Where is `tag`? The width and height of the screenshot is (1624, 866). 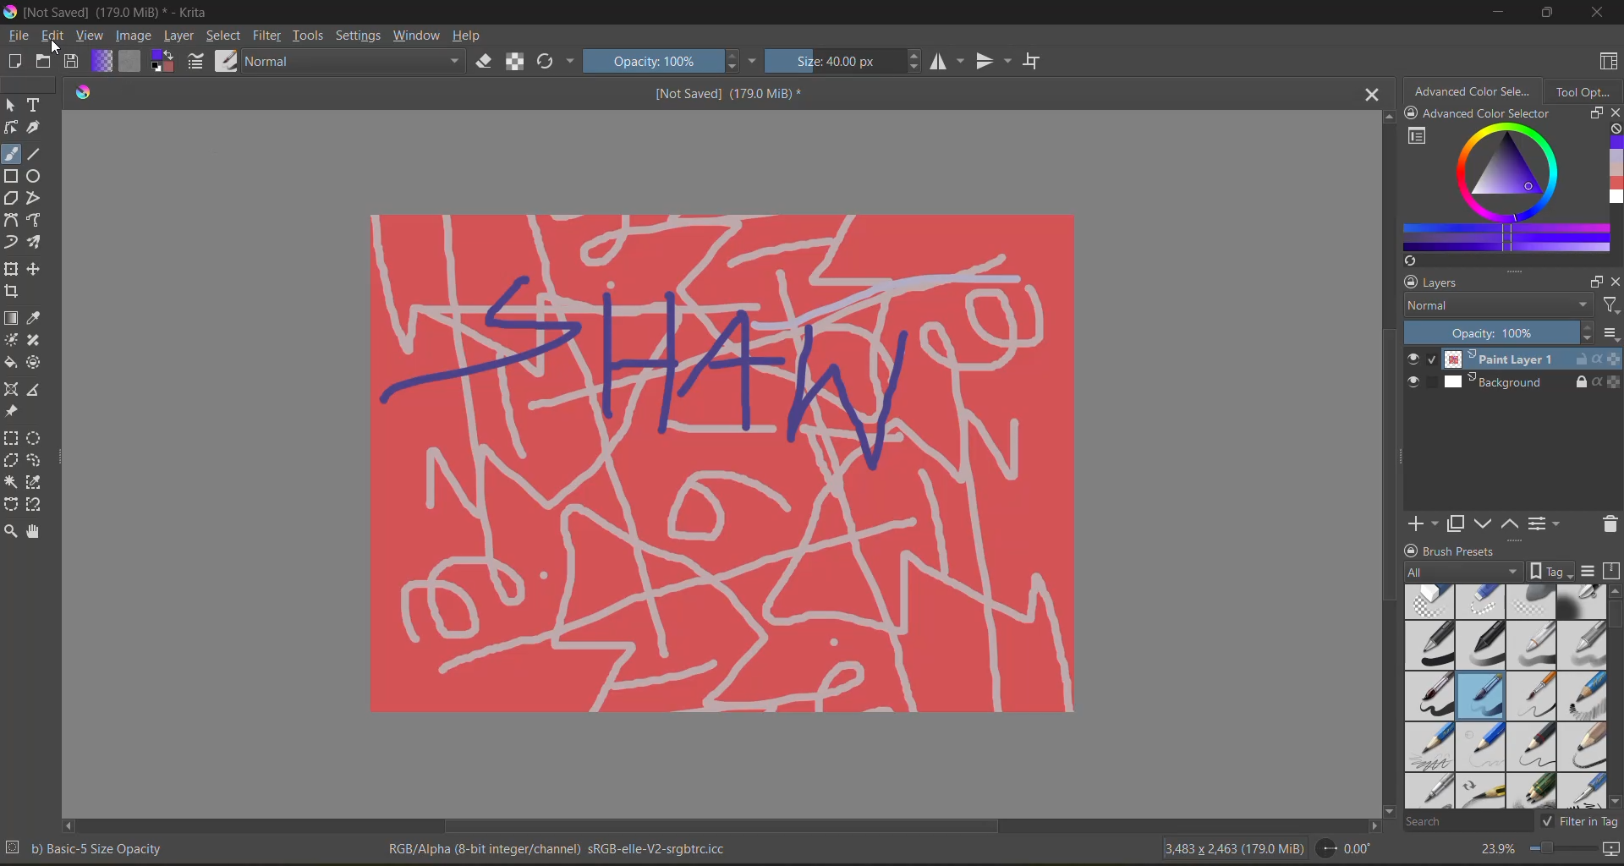
tag is located at coordinates (1464, 573).